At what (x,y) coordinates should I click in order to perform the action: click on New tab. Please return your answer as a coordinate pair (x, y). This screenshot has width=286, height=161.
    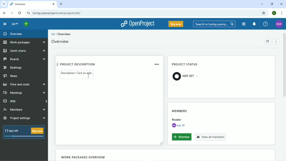
    Looking at the image, I should click on (61, 4).